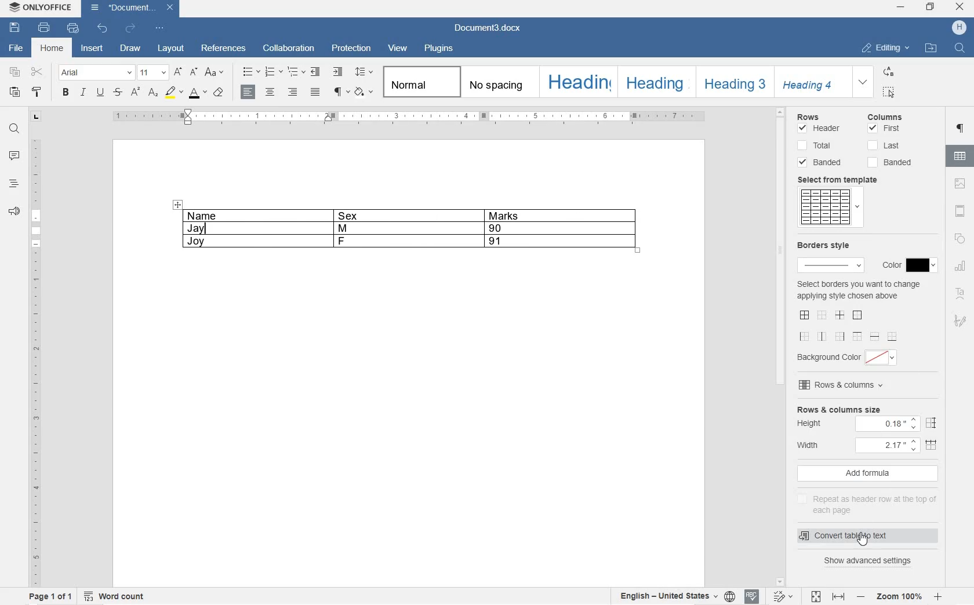  Describe the element at coordinates (901, 6) in the screenshot. I see `MINIMIZE` at that location.